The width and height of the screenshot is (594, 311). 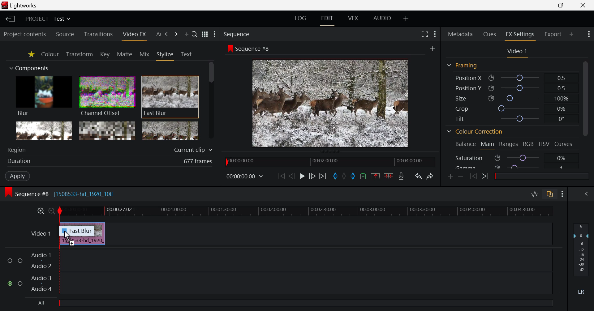 I want to click on Show Audio Mix, so click(x=586, y=194).